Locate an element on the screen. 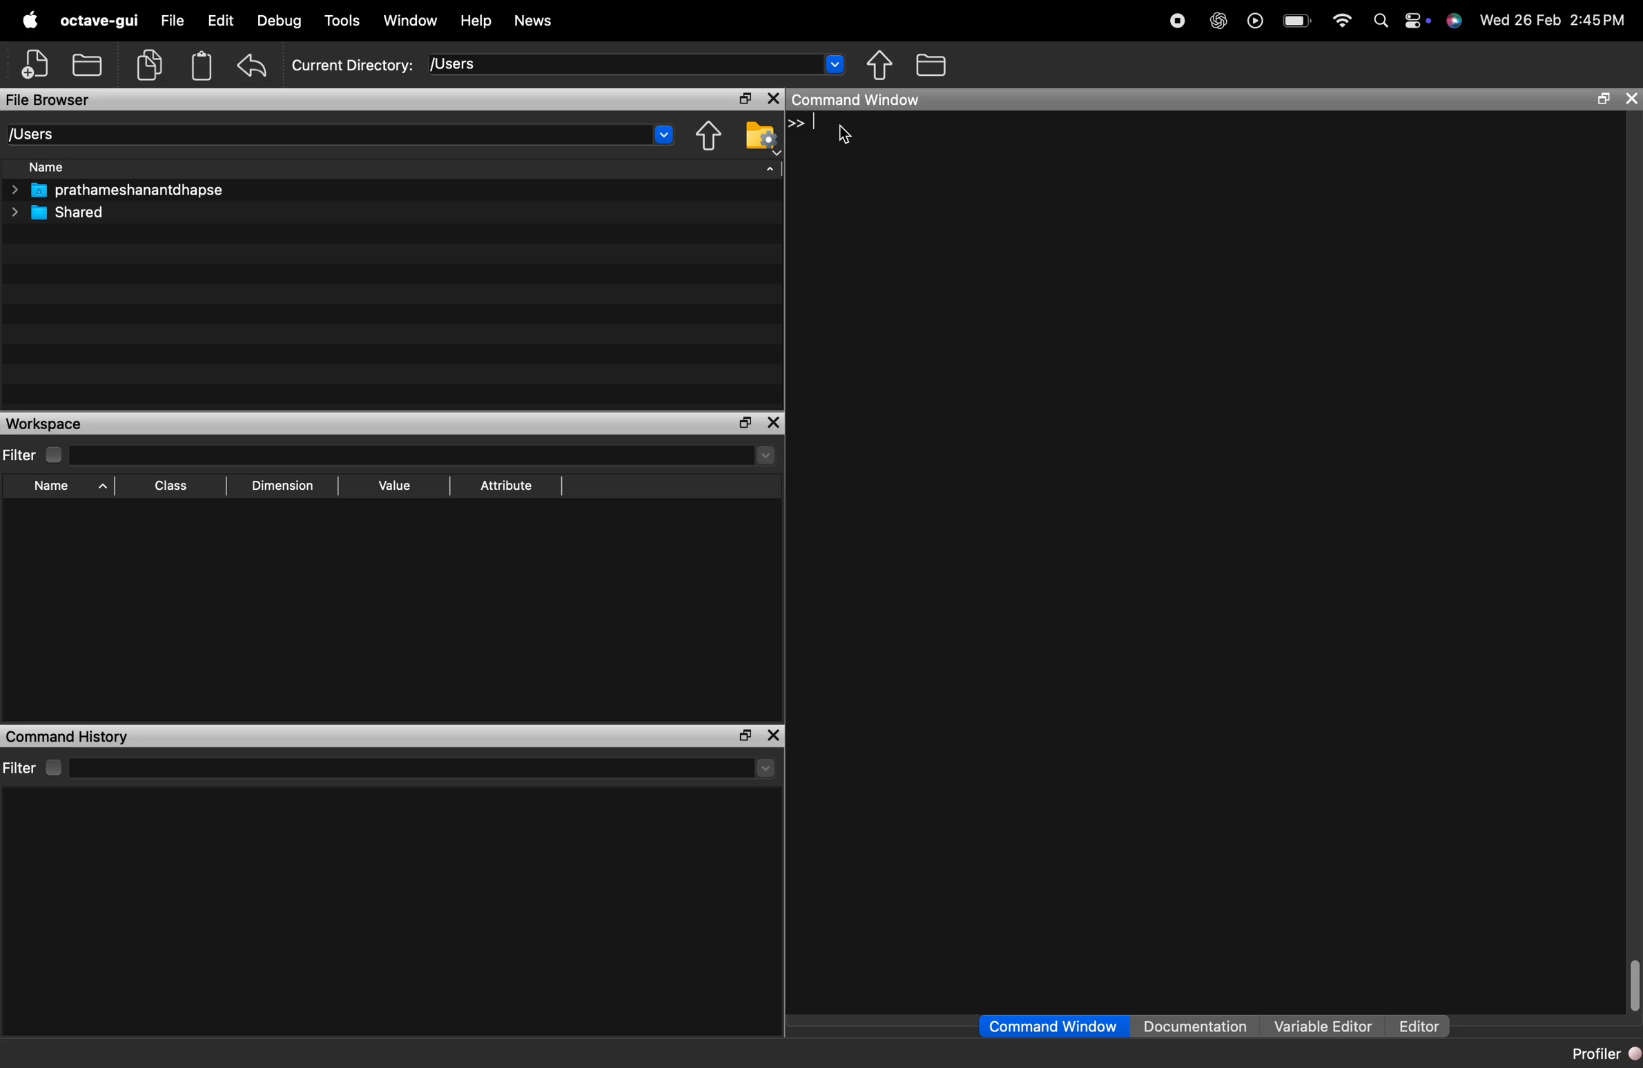  Debug is located at coordinates (282, 20).